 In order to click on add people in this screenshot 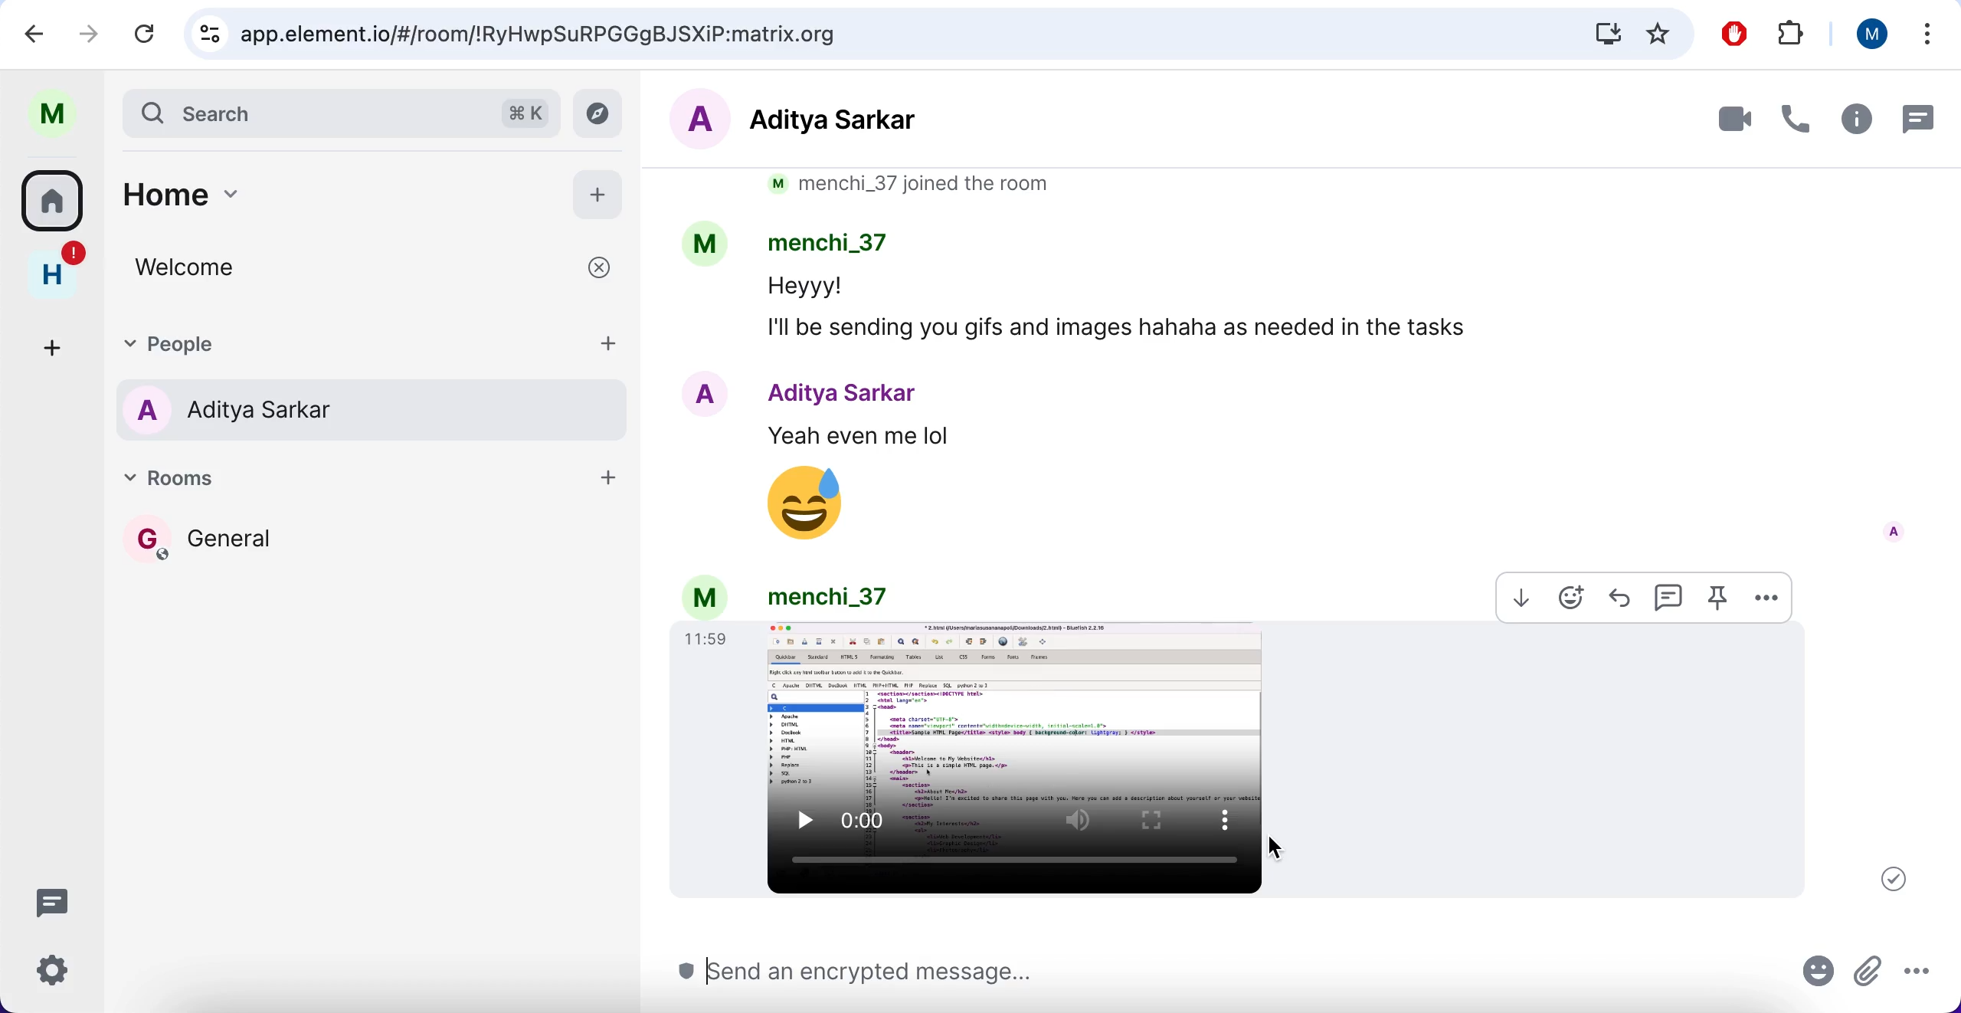, I will do `click(608, 344)`.